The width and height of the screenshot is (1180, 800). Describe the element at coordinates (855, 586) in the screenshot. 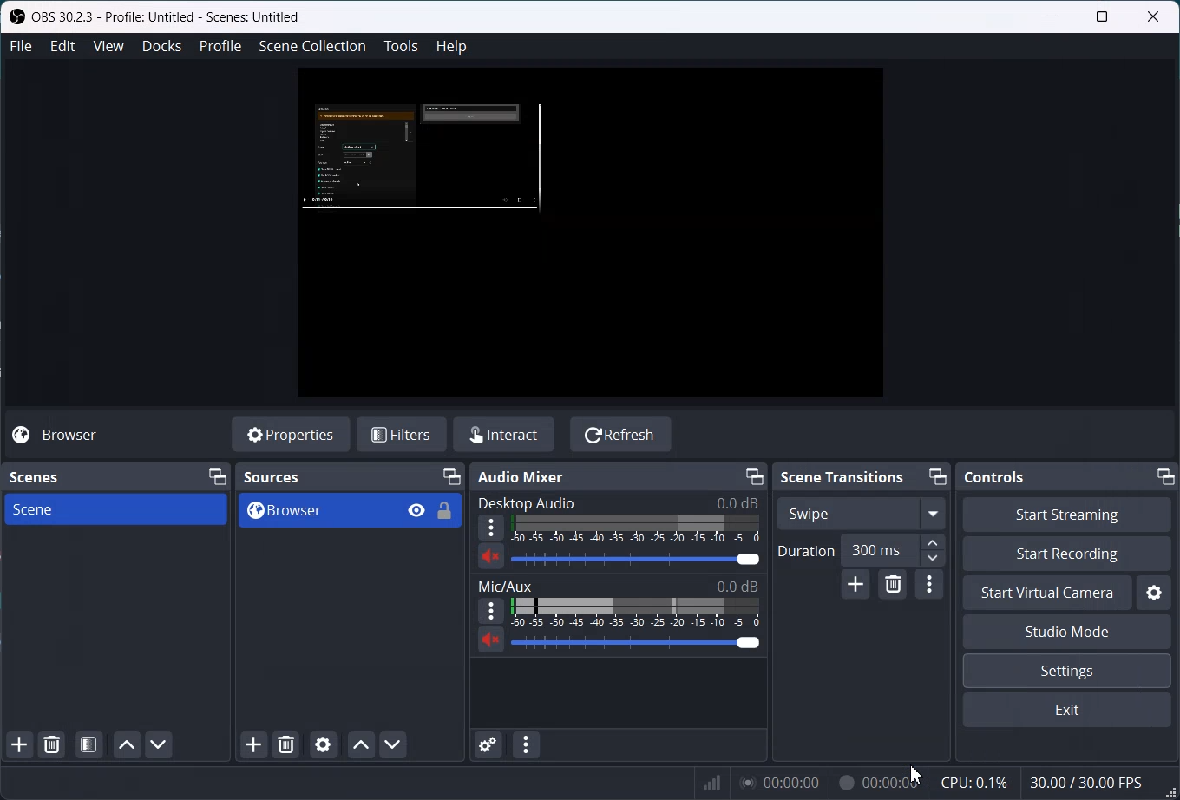

I see `Add configurable transition` at that location.